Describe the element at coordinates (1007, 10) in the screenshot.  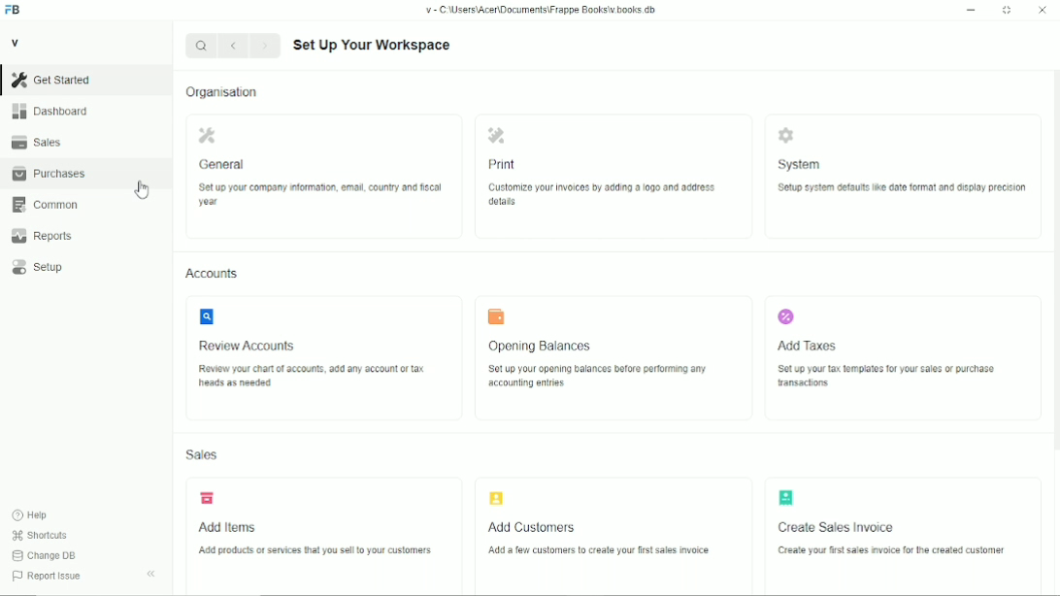
I see `Change dimension` at that location.